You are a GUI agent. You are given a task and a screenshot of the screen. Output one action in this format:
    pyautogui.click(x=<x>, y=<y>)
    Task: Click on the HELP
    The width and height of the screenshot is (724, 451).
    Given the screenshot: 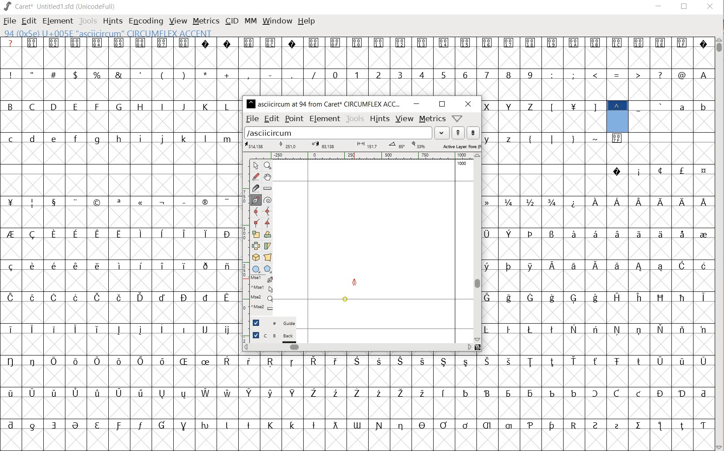 What is the action you would take?
    pyautogui.click(x=307, y=21)
    